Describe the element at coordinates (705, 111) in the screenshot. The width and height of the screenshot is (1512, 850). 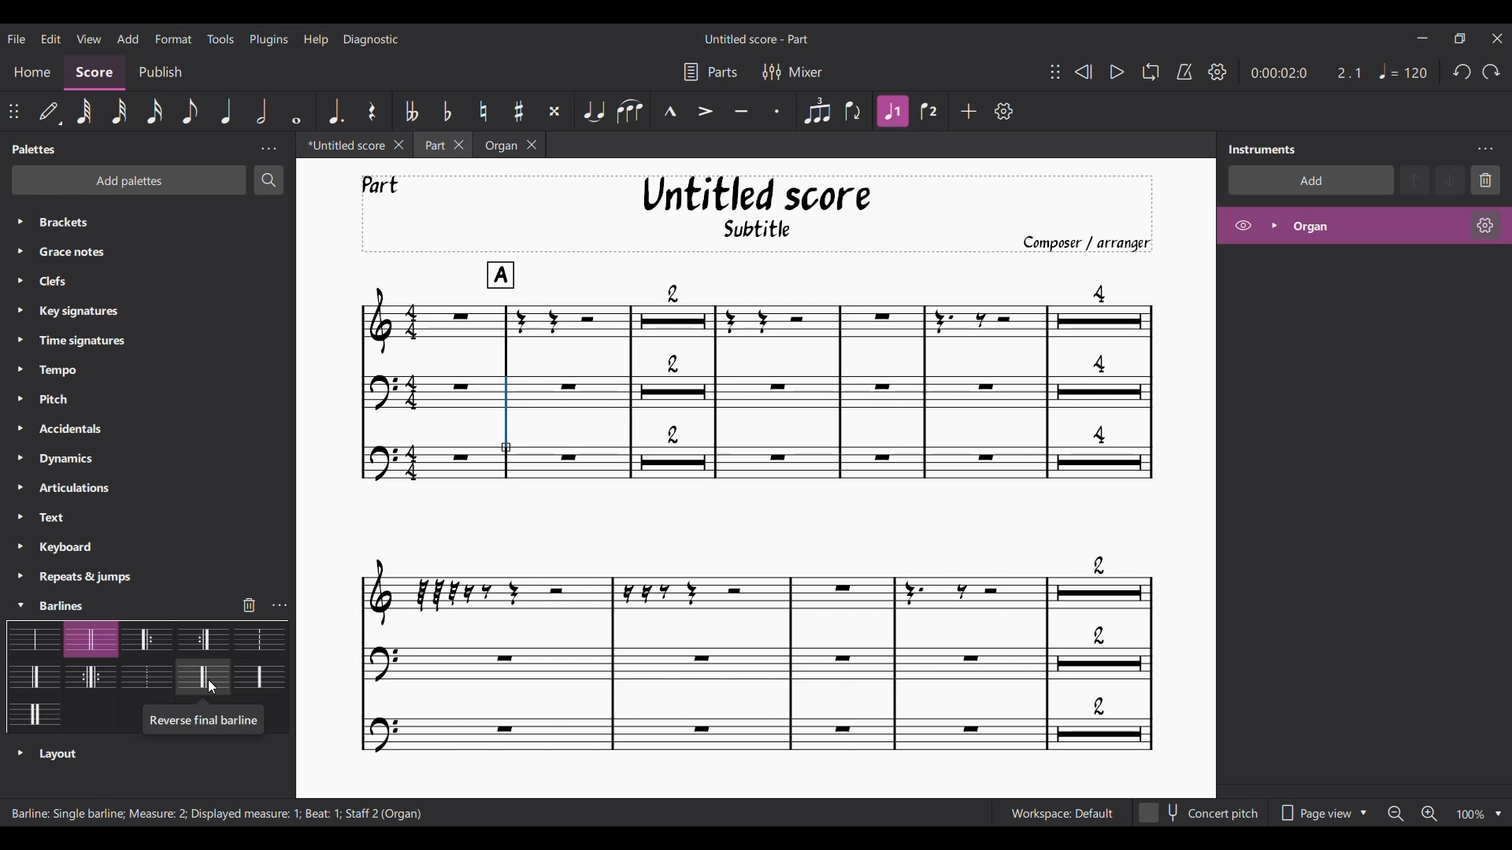
I see `Accent` at that location.